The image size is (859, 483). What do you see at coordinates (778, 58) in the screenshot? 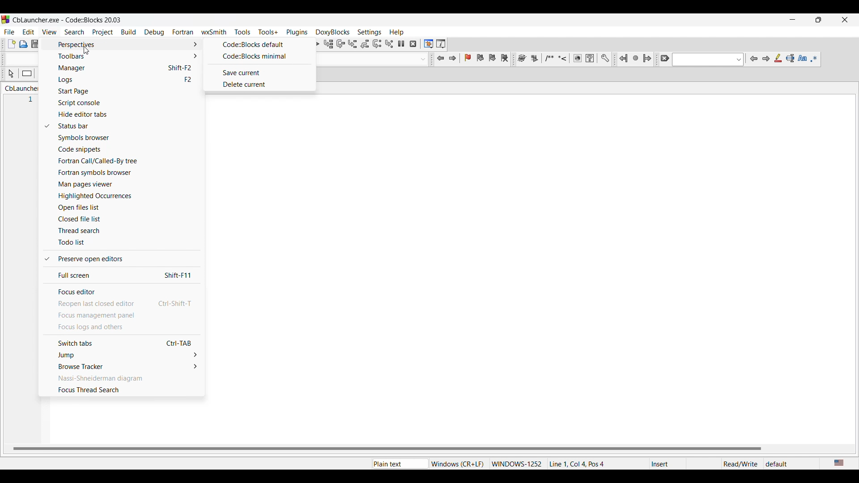
I see `Highlight` at bounding box center [778, 58].